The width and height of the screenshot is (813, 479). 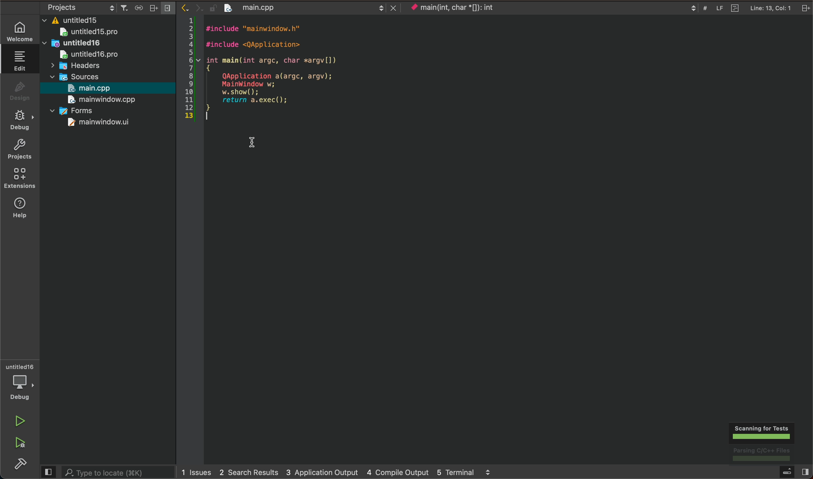 What do you see at coordinates (92, 55) in the screenshot?
I see `untitledpro` at bounding box center [92, 55].